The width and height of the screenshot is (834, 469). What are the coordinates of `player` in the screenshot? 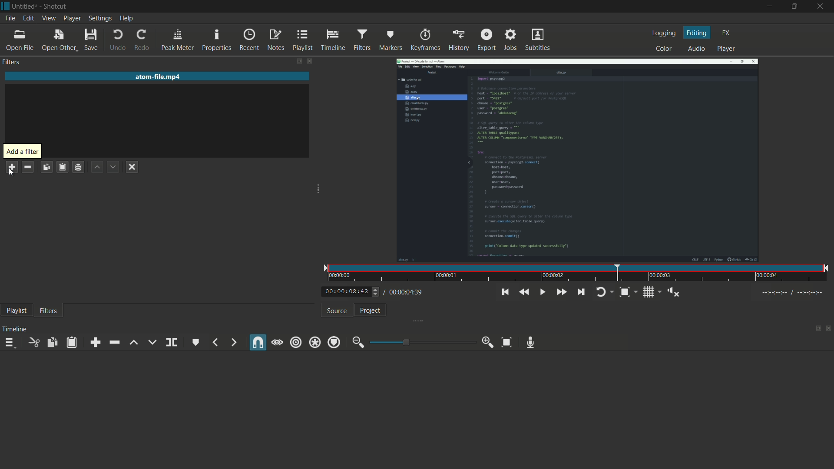 It's located at (726, 49).